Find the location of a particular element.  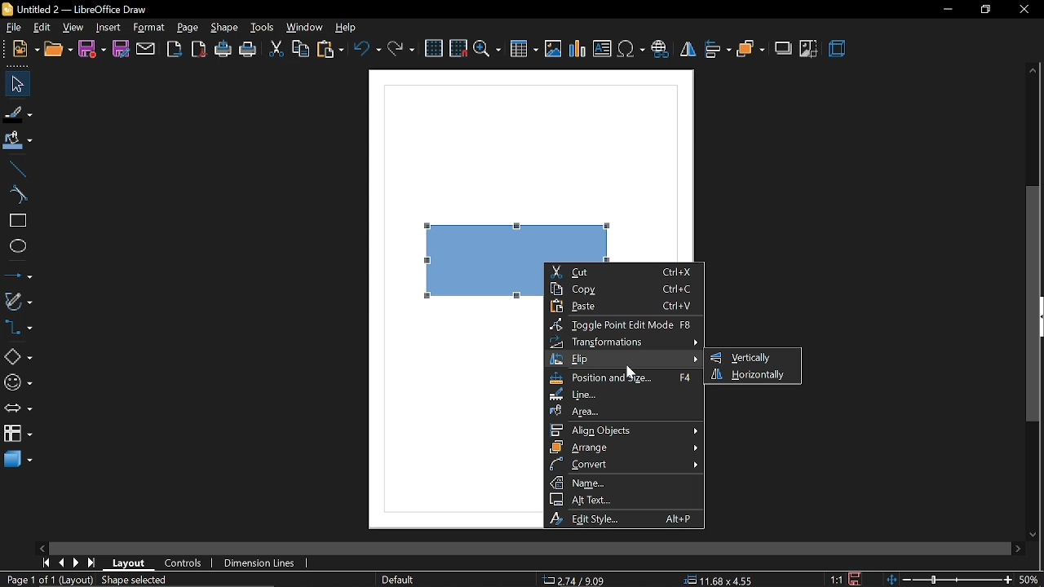

insert hyperlink is located at coordinates (661, 48).